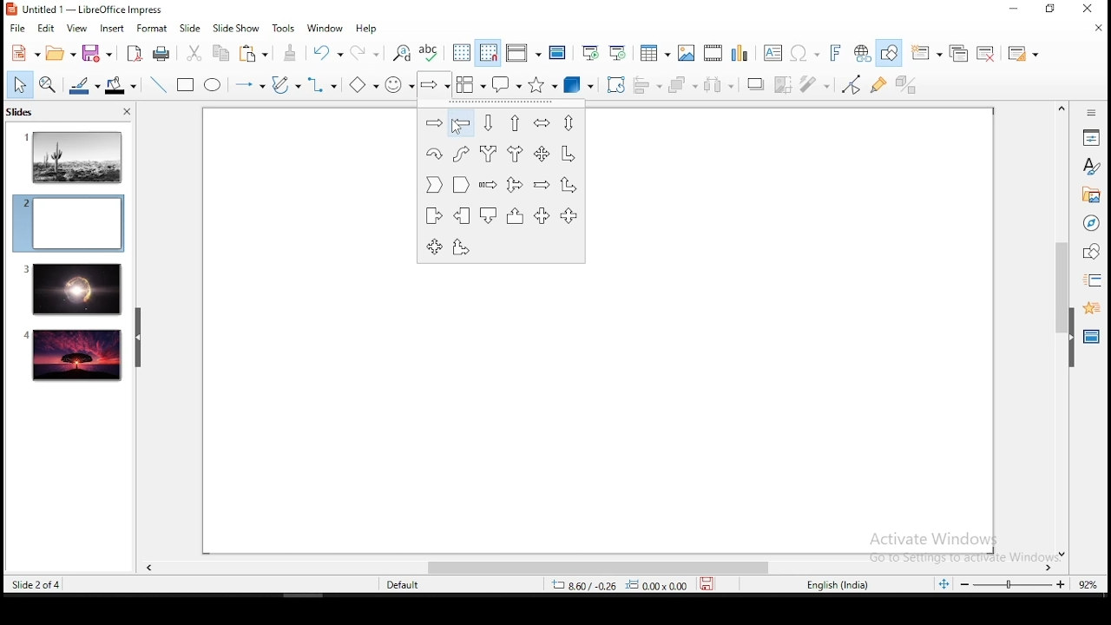 This screenshot has height=625, width=1111. Describe the element at coordinates (404, 585) in the screenshot. I see `default` at that location.